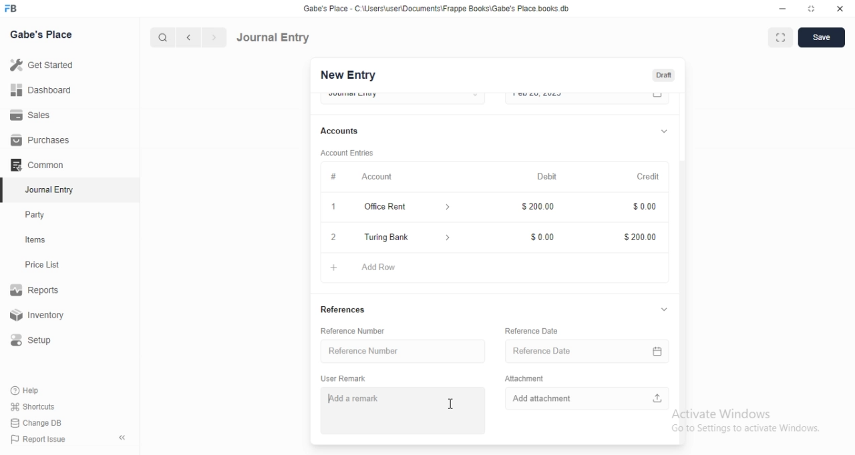 The image size is (855, 455). What do you see at coordinates (51, 189) in the screenshot?
I see `‘Journal Entry` at bounding box center [51, 189].